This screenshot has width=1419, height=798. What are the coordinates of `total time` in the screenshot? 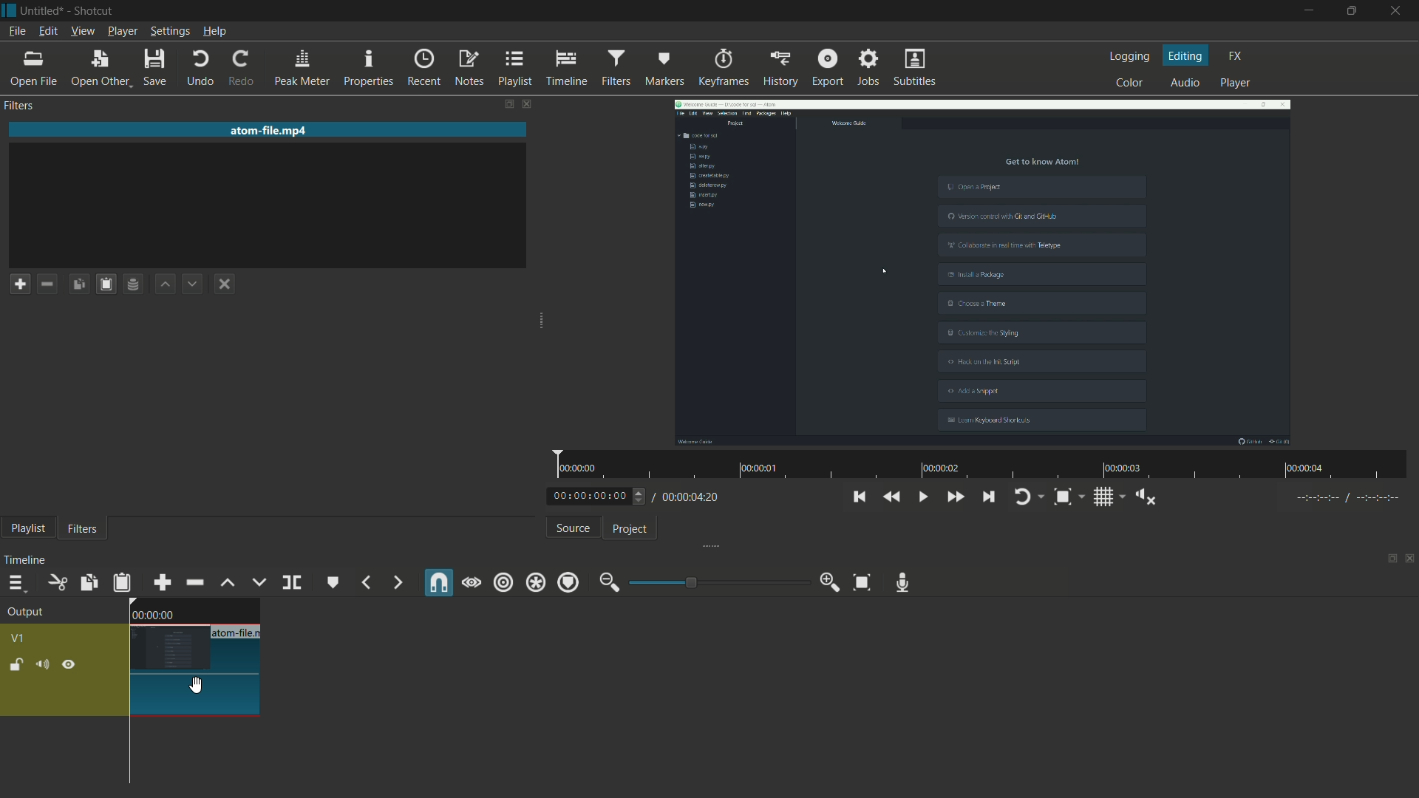 It's located at (693, 499).